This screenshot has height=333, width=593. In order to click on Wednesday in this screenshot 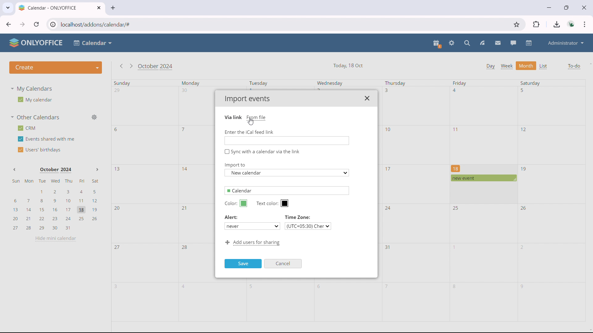, I will do `click(330, 83)`.